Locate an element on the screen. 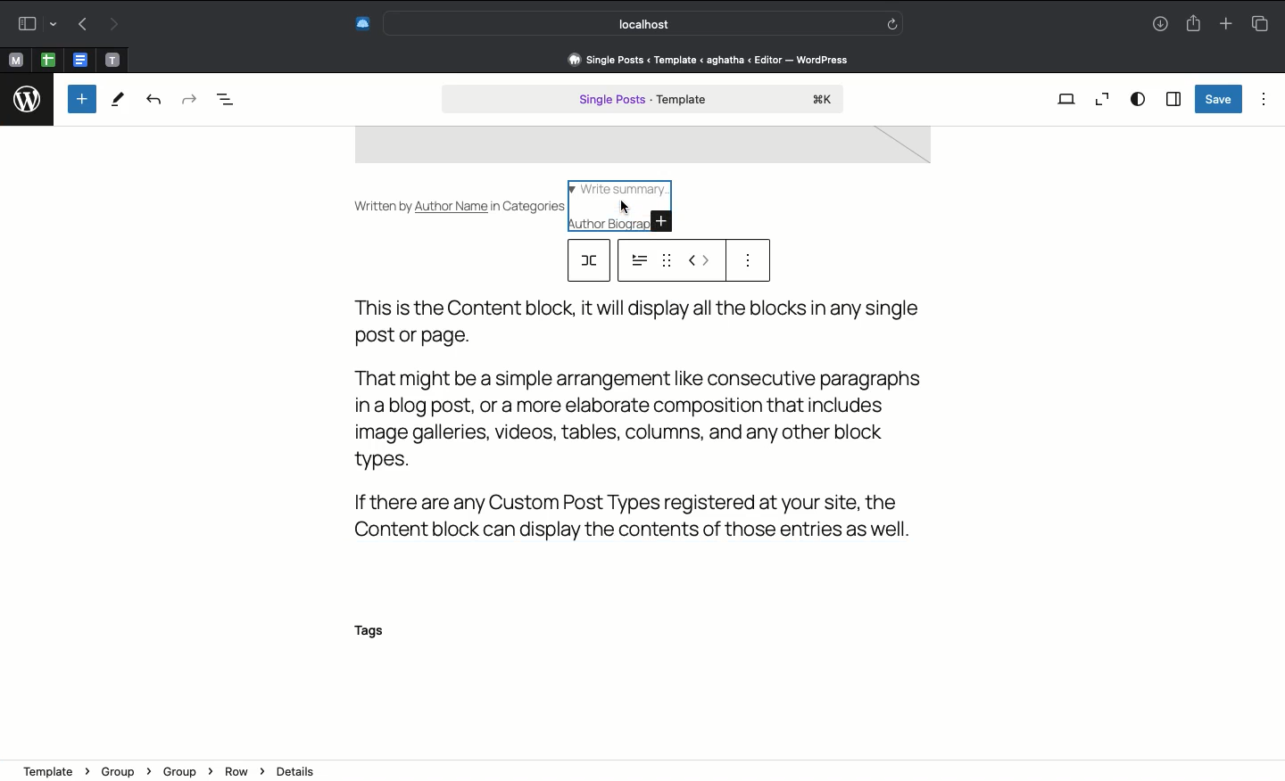 Image resolution: width=1285 pixels, height=781 pixels. Tags is located at coordinates (377, 637).